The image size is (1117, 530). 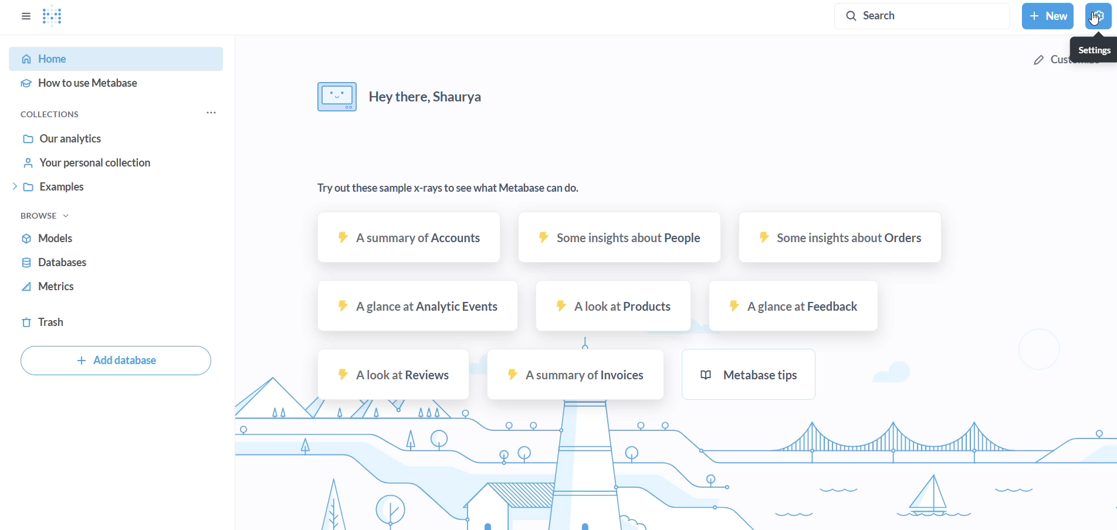 I want to click on Try out these sample x-rays to see what Metabase can do., so click(x=456, y=188).